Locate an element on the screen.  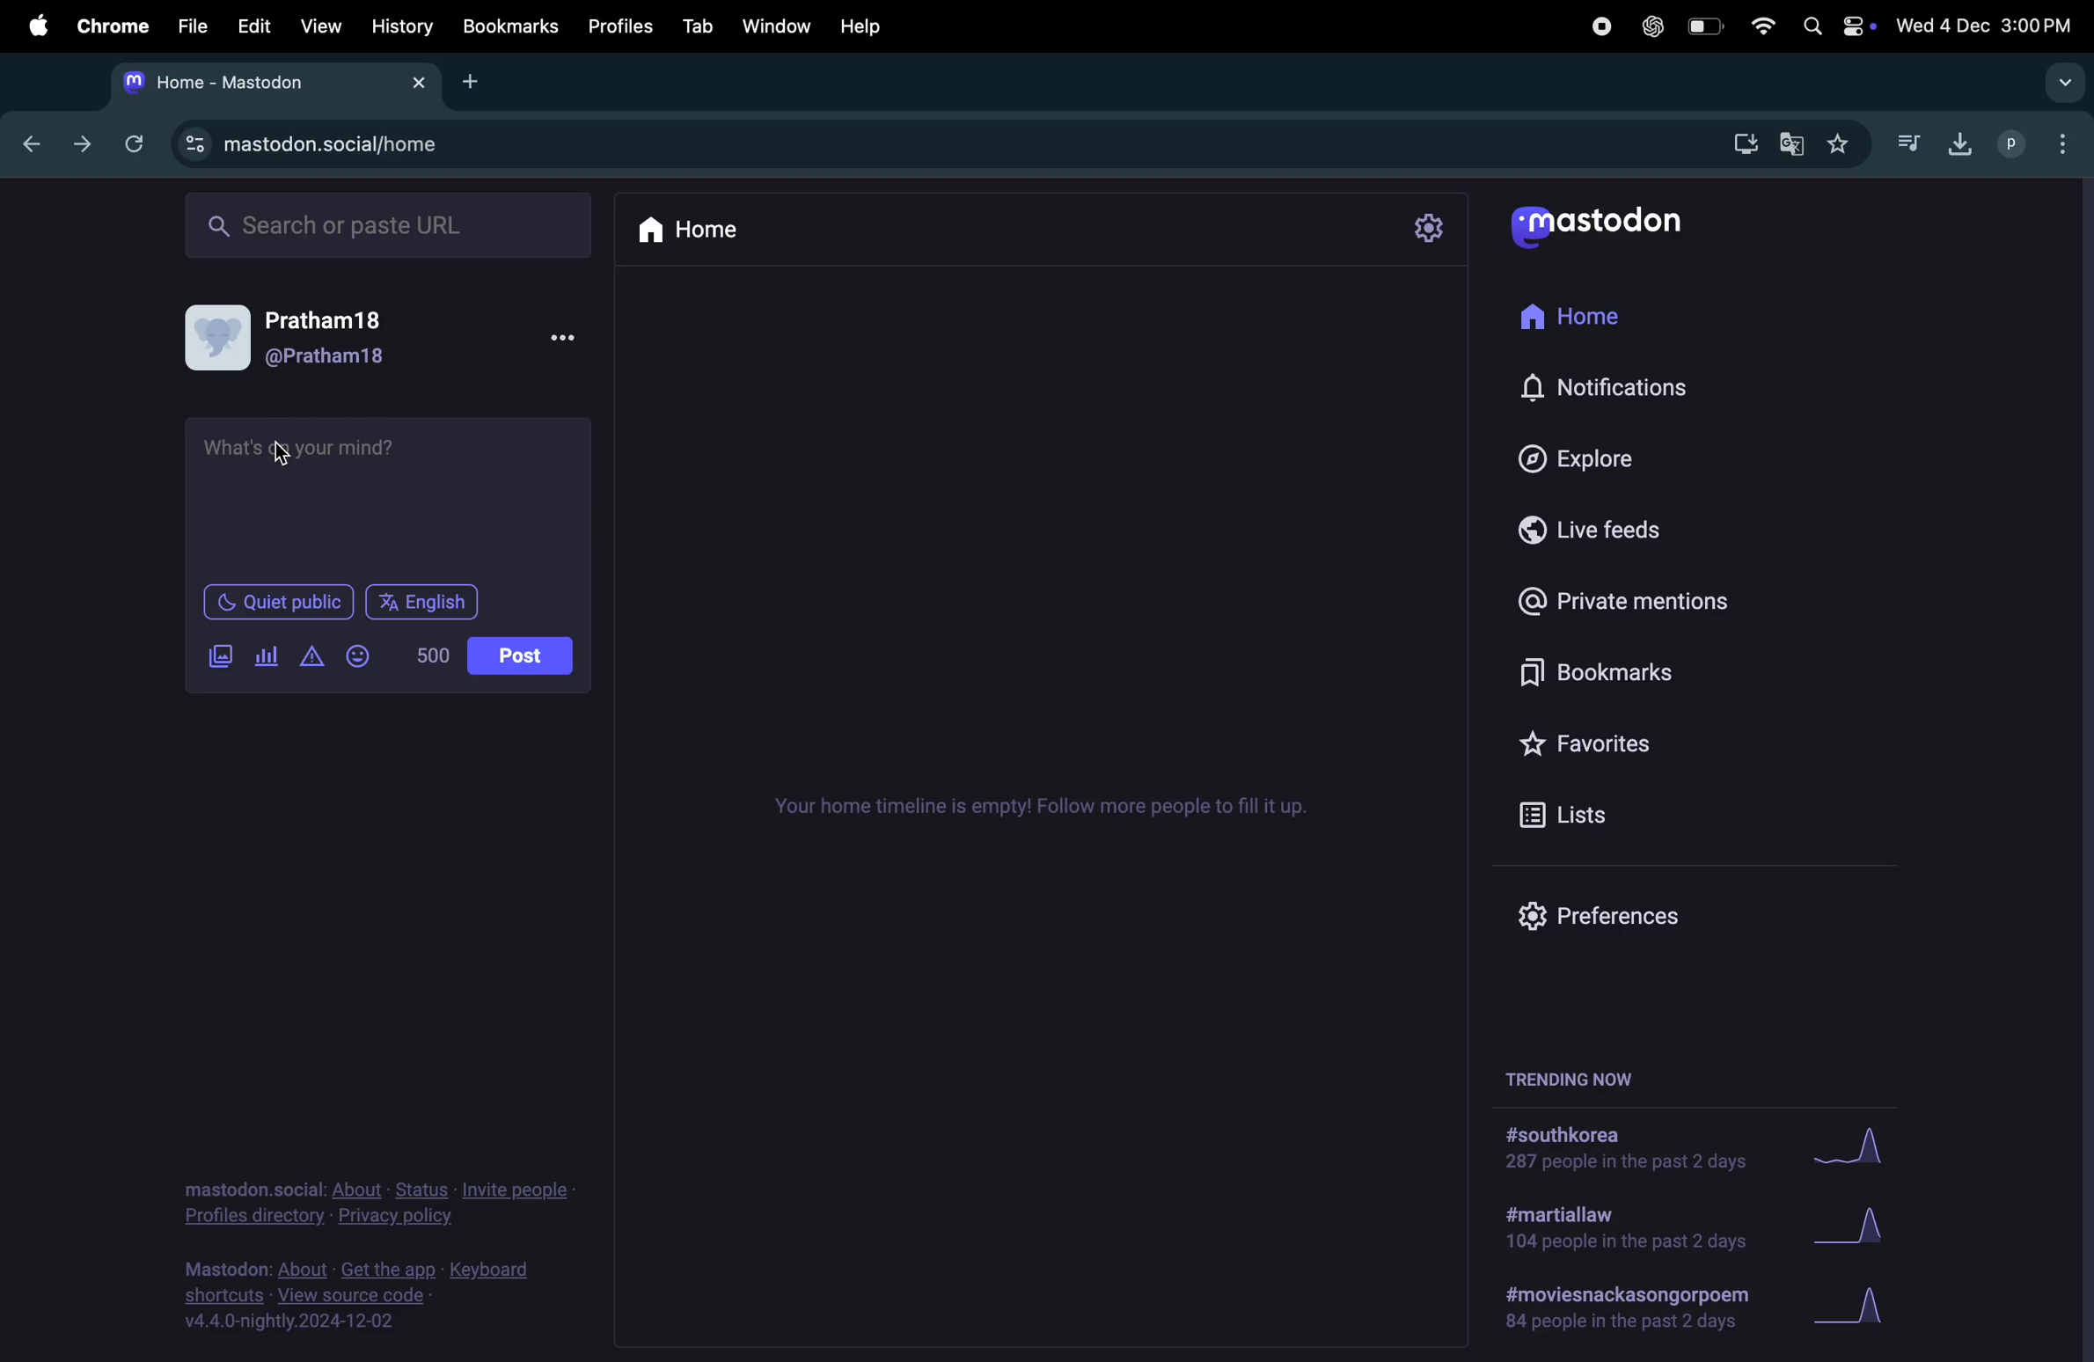
search bar is located at coordinates (385, 223).